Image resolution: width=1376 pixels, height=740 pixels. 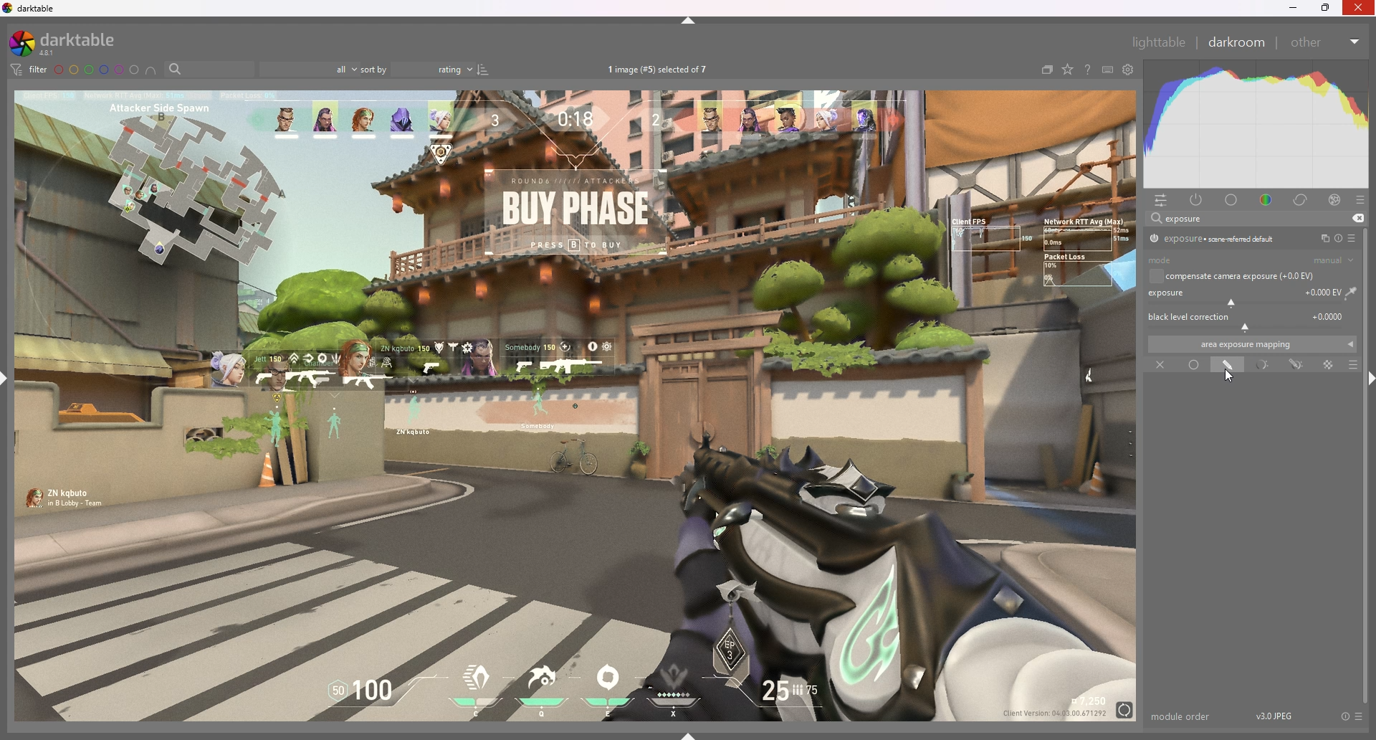 I want to click on filter, so click(x=30, y=70).